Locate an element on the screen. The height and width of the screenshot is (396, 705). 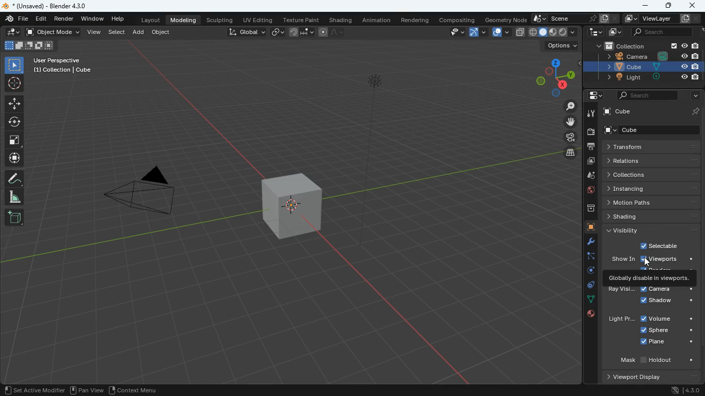
move is located at coordinates (13, 158).